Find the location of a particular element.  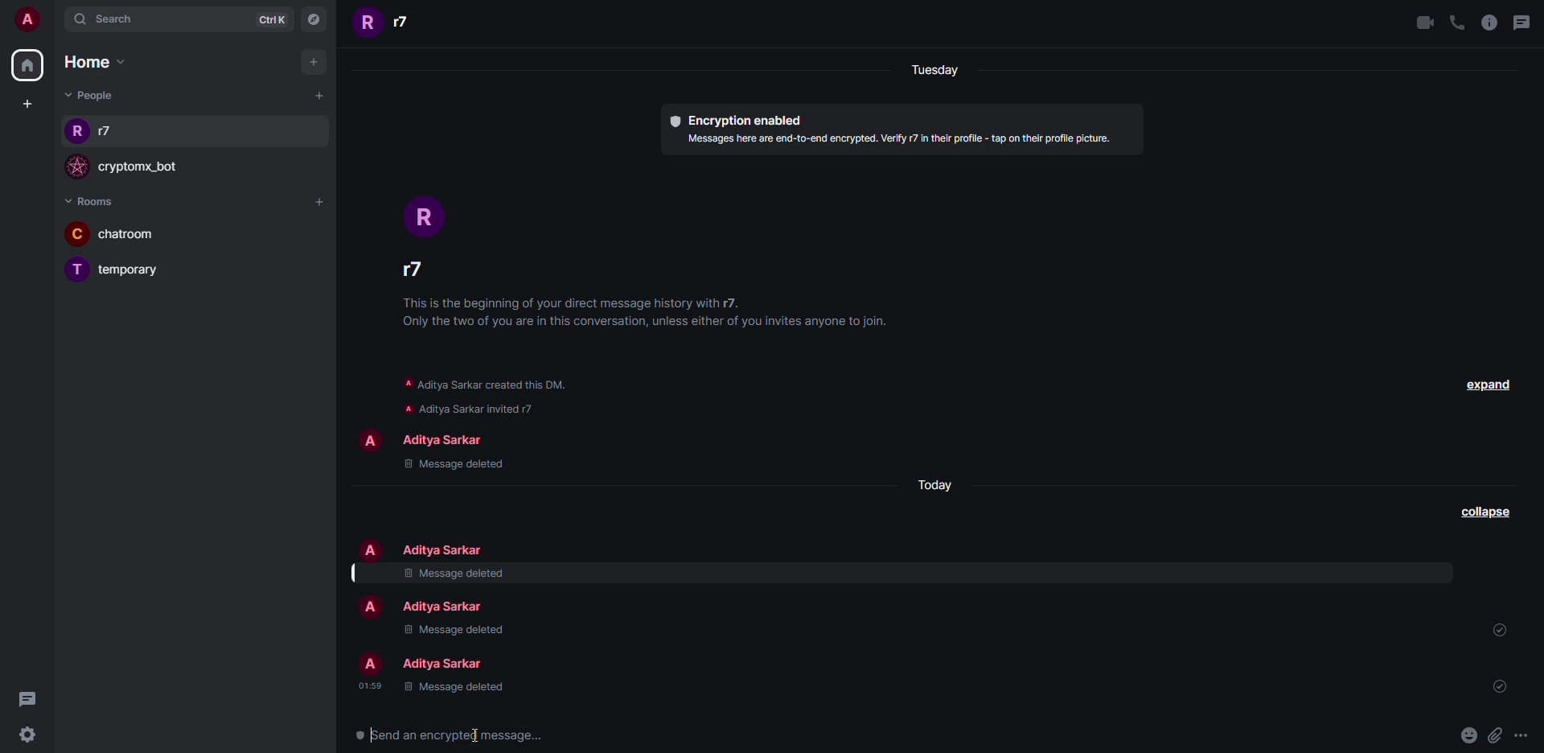

create space is located at coordinates (27, 102).